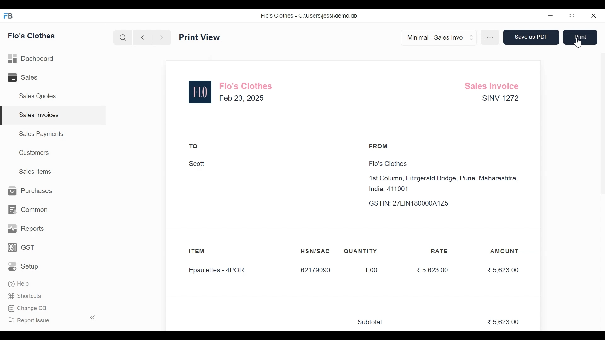 The width and height of the screenshot is (605, 340). Describe the element at coordinates (247, 85) in the screenshot. I see `Flo's Clothes` at that location.